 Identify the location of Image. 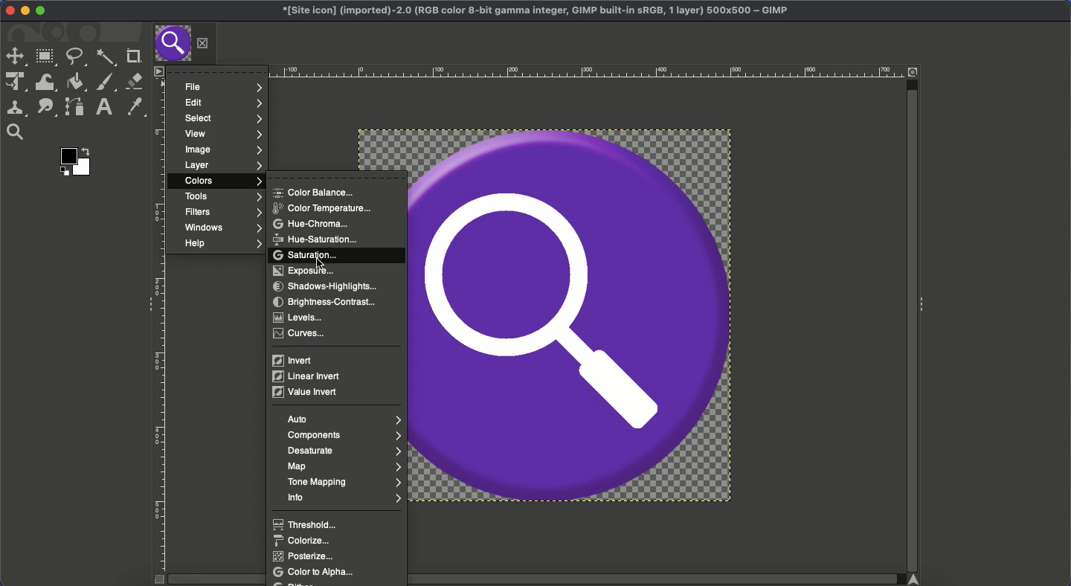
(223, 150).